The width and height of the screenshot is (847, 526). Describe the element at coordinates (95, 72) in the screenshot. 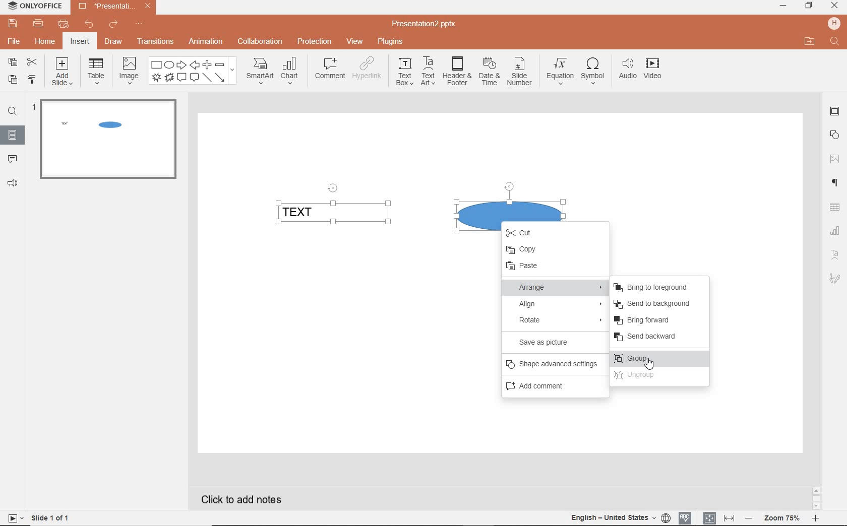

I see `table` at that location.